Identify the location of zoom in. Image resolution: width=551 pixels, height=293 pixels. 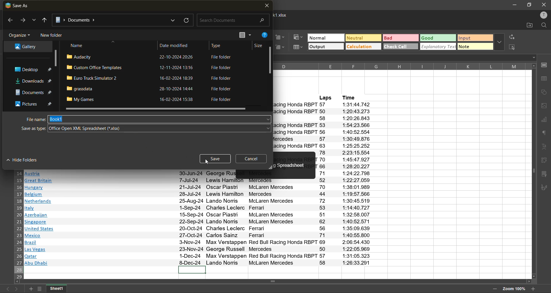
(533, 289).